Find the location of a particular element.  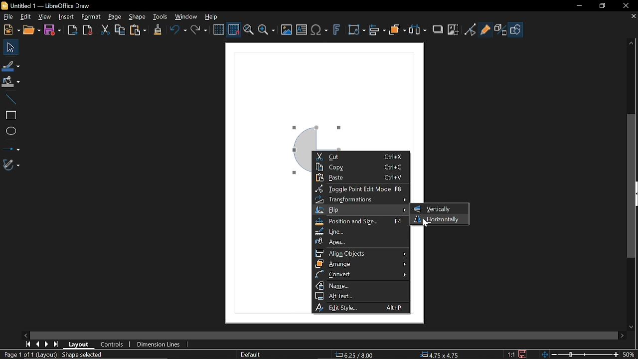

Display grid is located at coordinates (219, 30).